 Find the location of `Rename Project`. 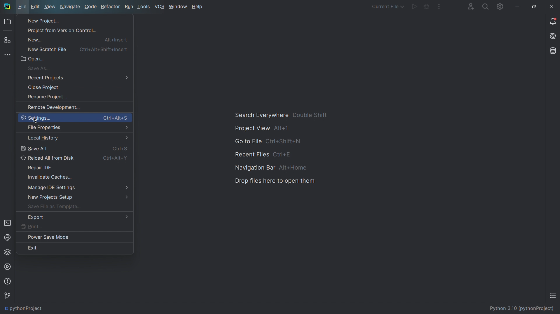

Rename Project is located at coordinates (43, 97).